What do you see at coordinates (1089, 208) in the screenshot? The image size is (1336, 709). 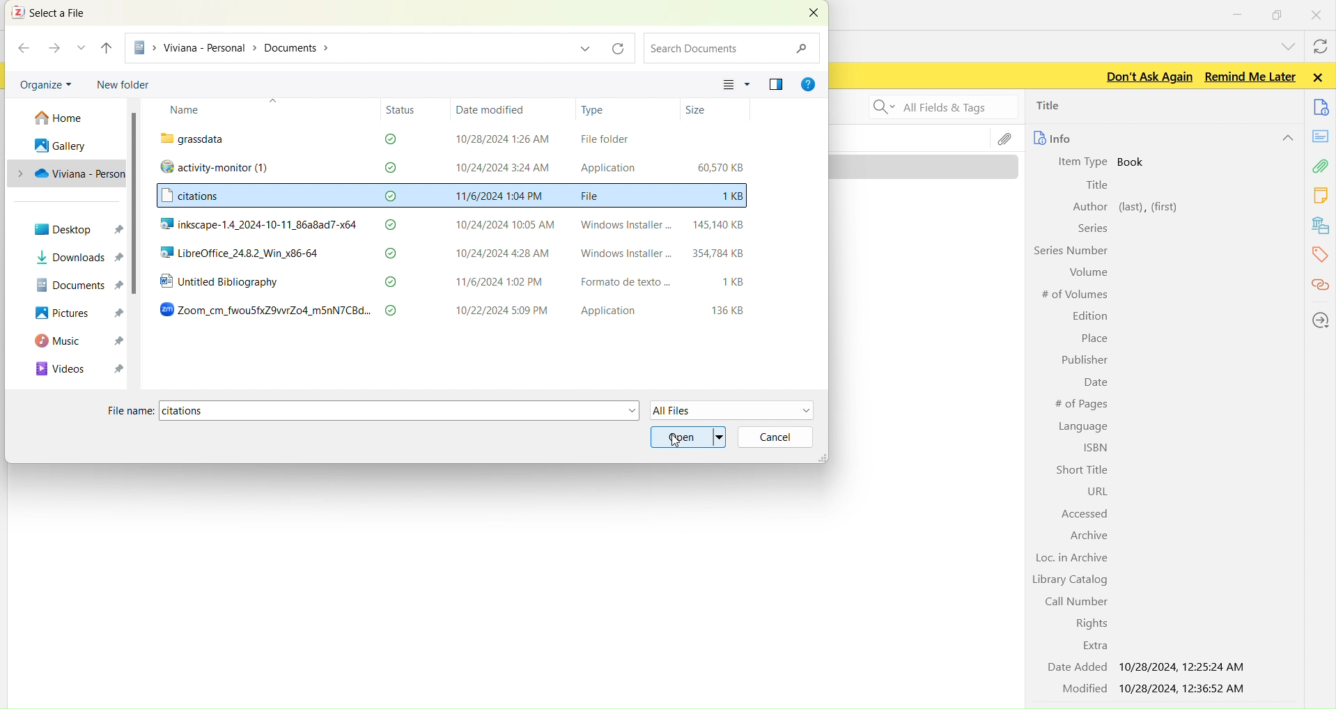 I see `Author` at bounding box center [1089, 208].